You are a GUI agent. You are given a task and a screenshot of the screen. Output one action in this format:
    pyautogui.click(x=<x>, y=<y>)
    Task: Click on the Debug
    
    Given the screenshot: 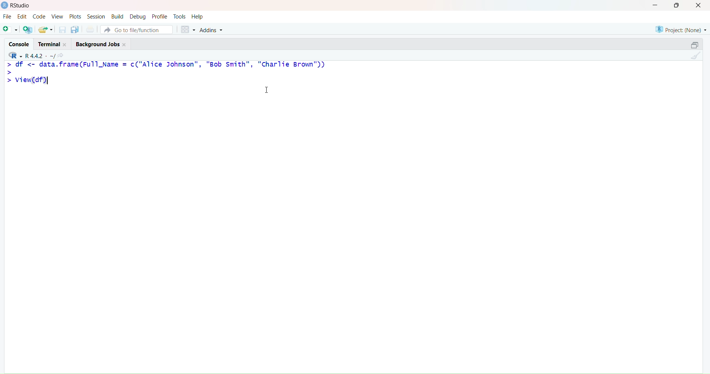 What is the action you would take?
    pyautogui.click(x=138, y=17)
    